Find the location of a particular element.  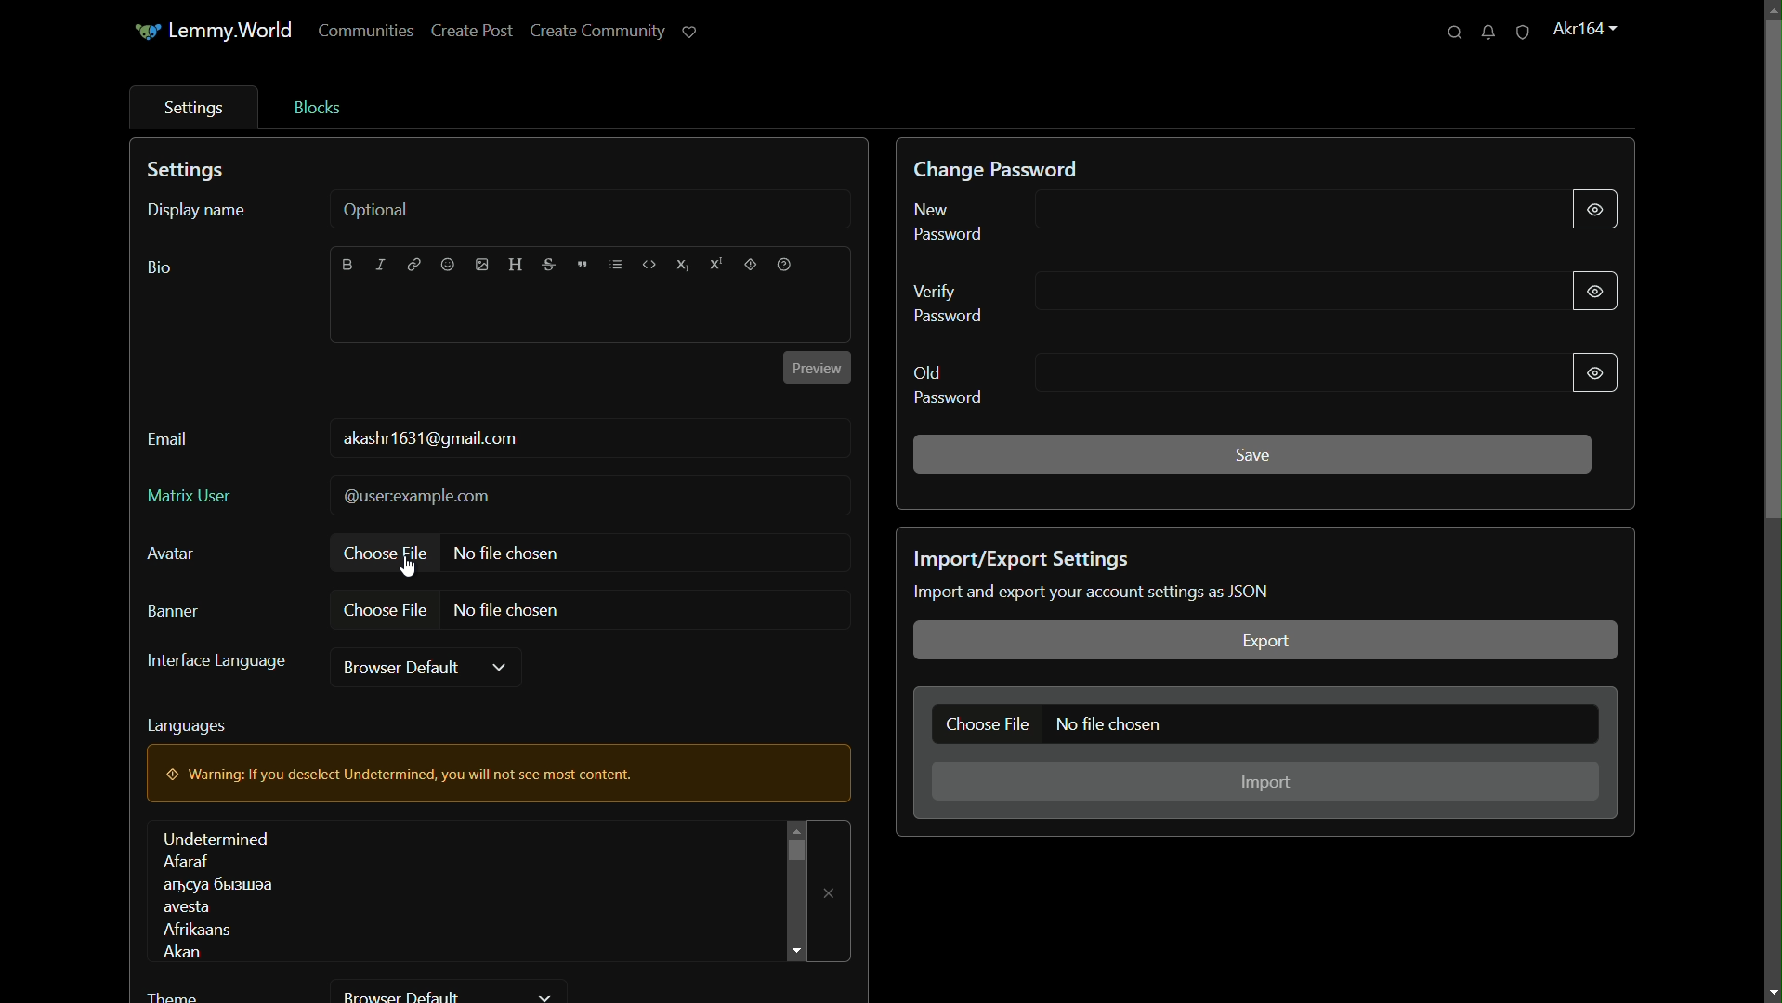

text is located at coordinates (1094, 592).